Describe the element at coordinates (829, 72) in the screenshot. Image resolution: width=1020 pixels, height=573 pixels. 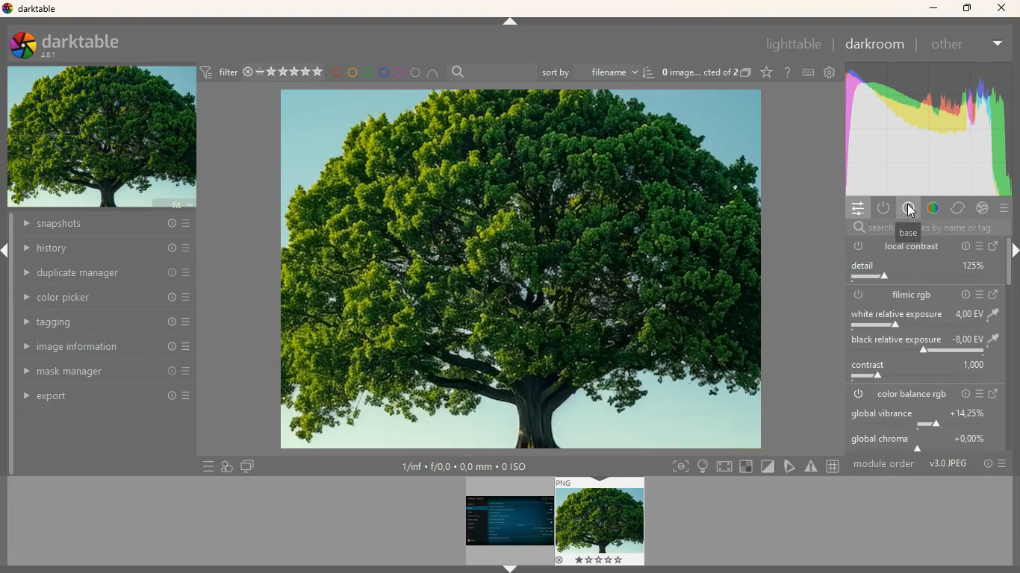
I see `settings` at that location.